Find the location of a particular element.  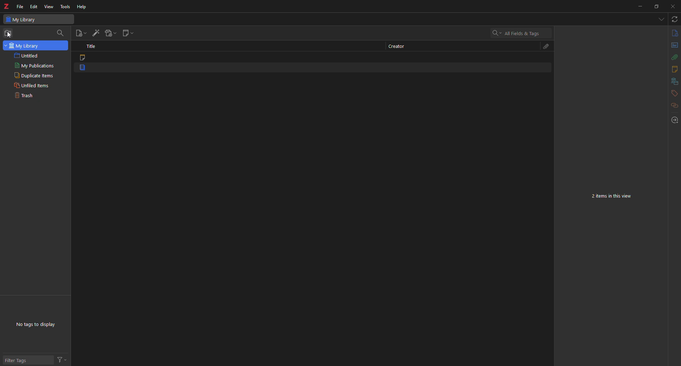

abstract is located at coordinates (672, 46).